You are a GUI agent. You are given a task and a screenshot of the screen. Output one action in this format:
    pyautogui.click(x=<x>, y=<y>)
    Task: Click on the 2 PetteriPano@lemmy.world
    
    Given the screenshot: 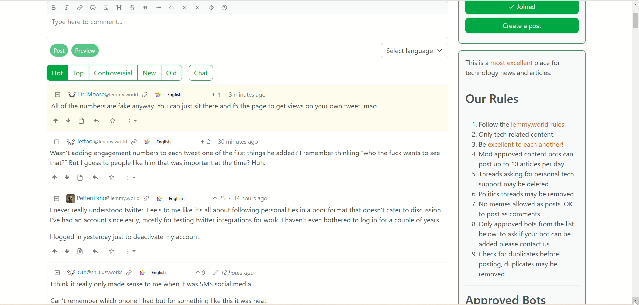 What is the action you would take?
    pyautogui.click(x=103, y=198)
    